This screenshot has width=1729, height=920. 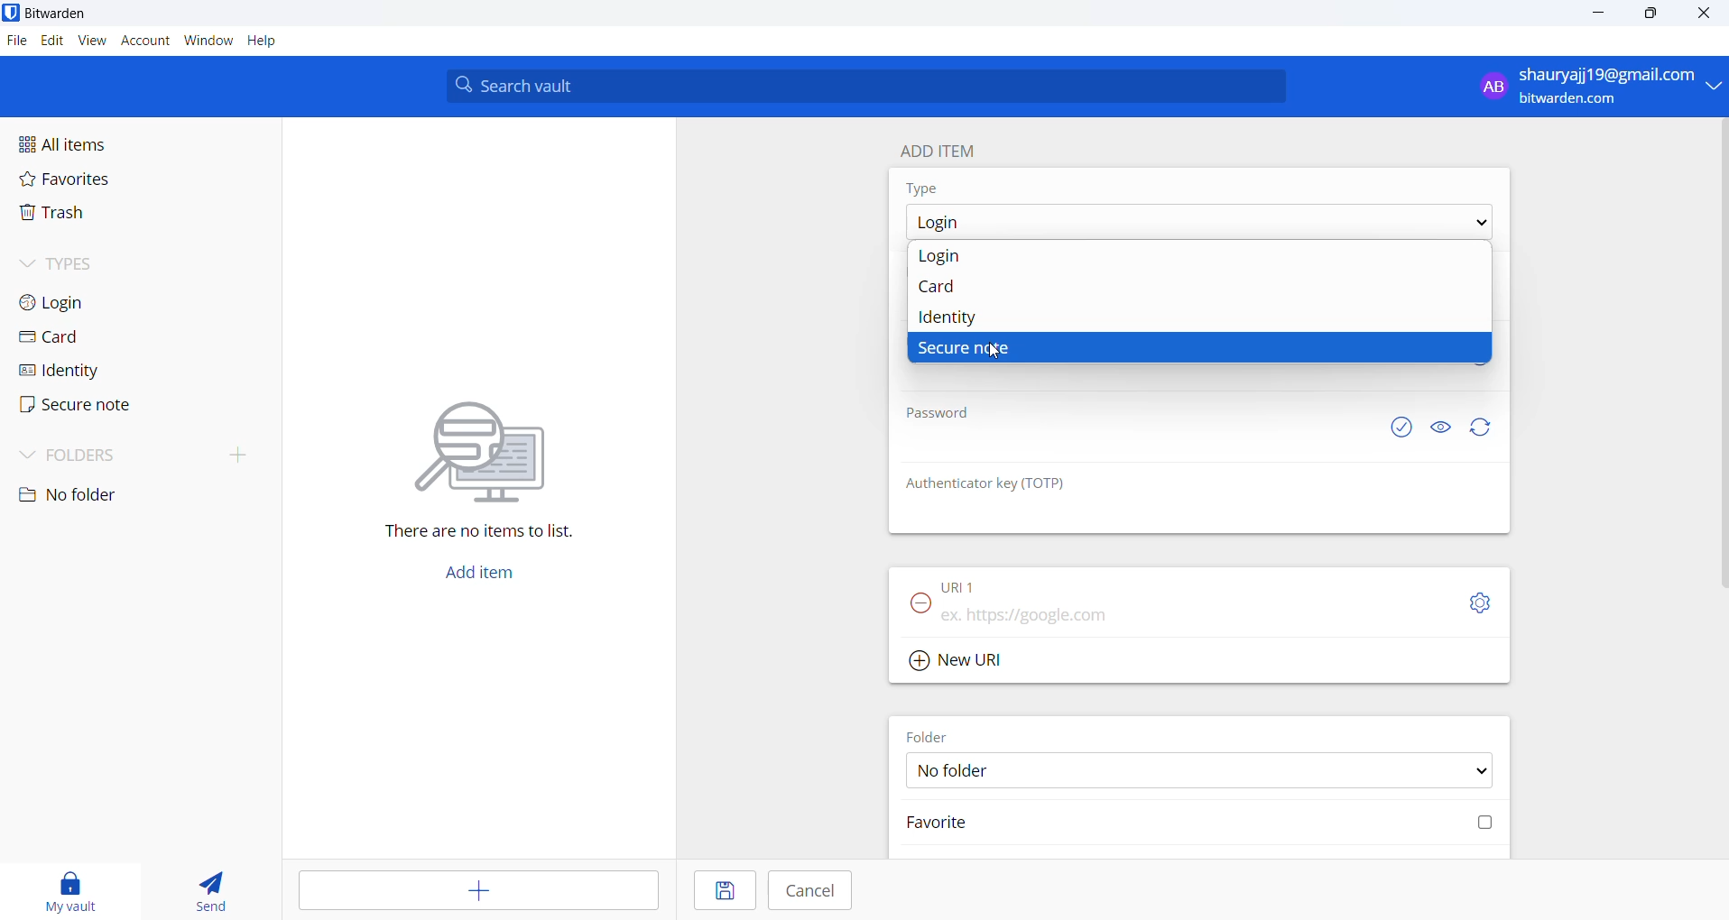 What do you see at coordinates (1709, 14) in the screenshot?
I see `close` at bounding box center [1709, 14].